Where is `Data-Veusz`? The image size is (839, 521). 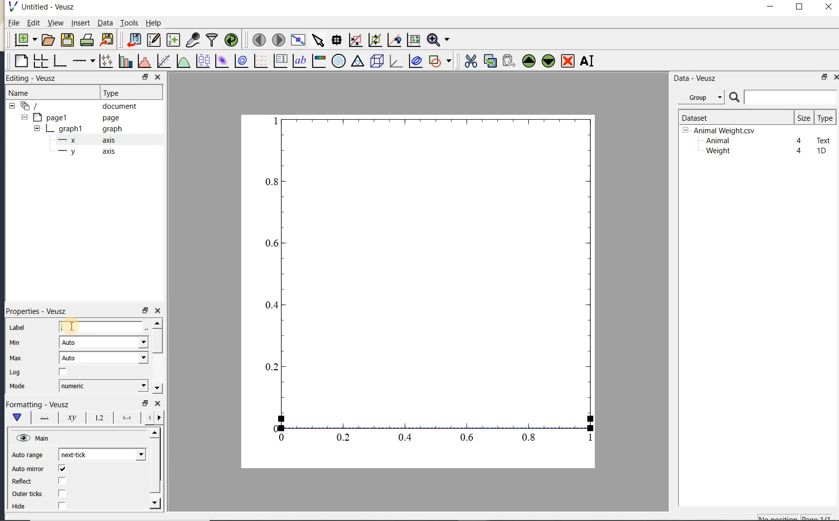 Data-Veusz is located at coordinates (695, 78).